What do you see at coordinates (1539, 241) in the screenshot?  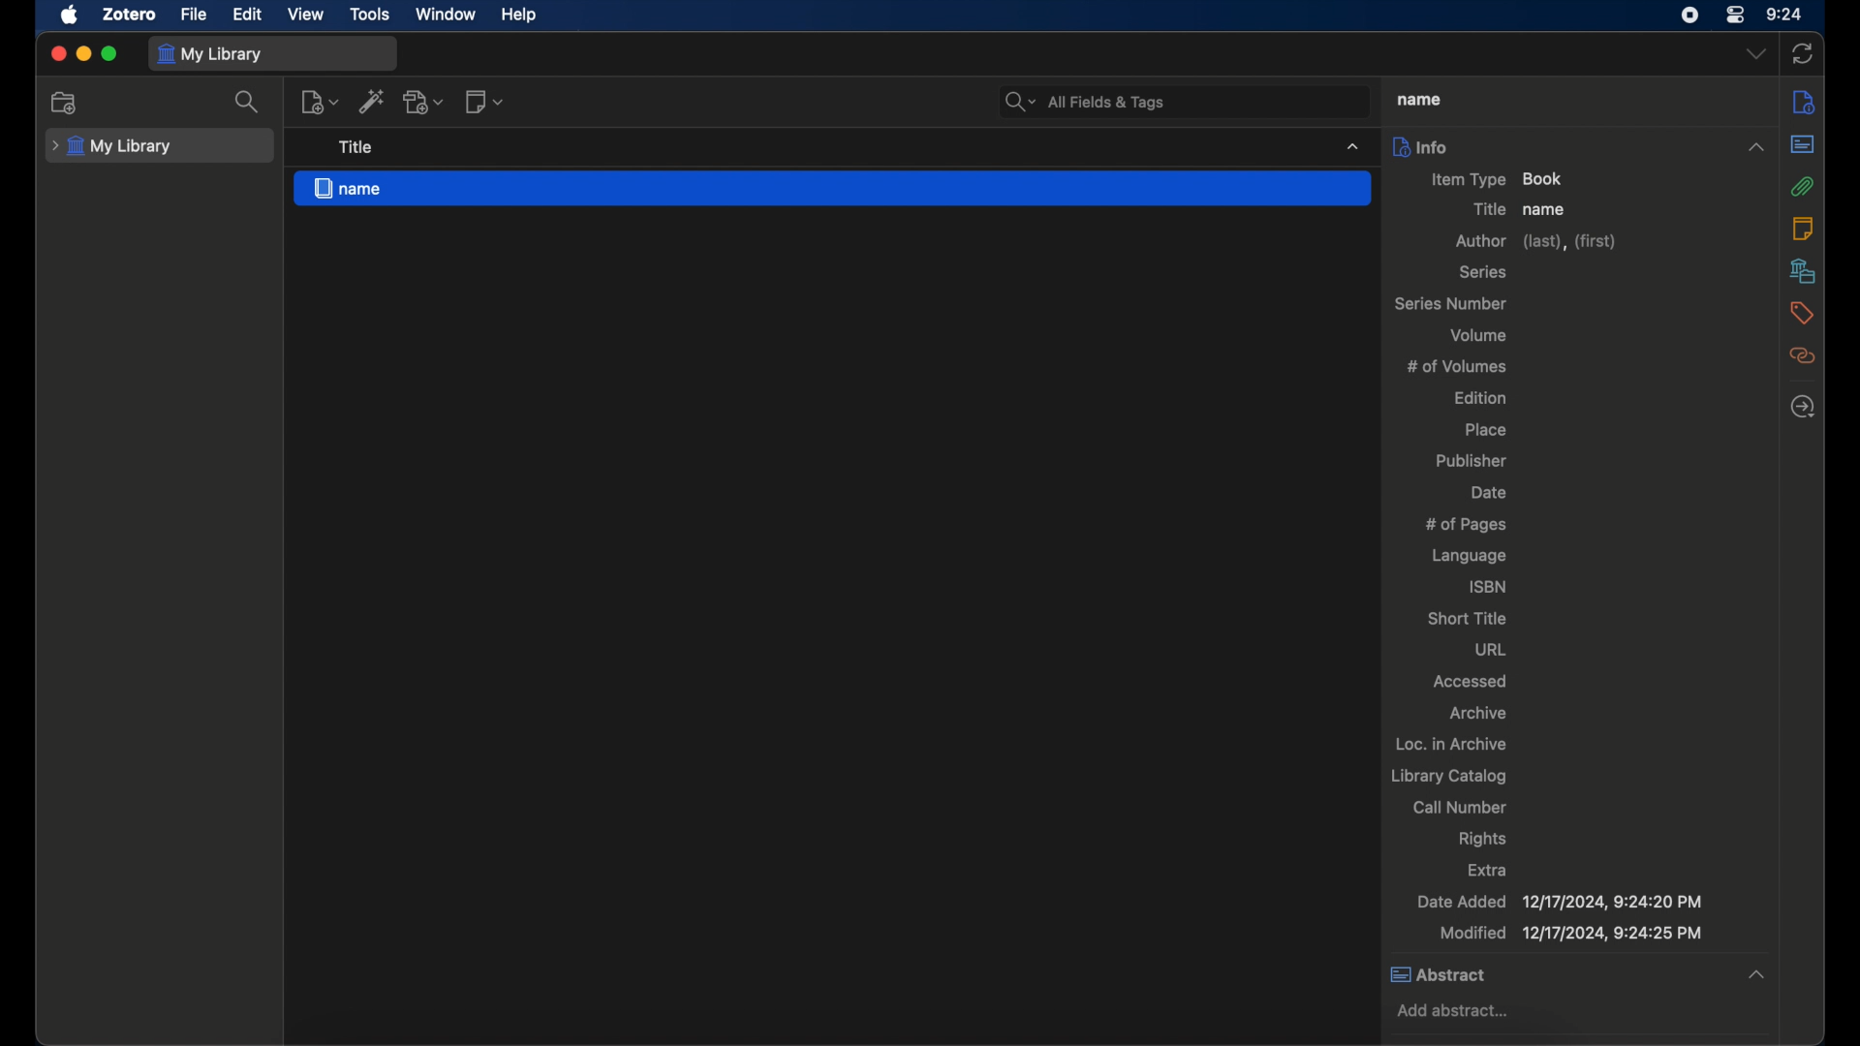 I see `author` at bounding box center [1539, 241].